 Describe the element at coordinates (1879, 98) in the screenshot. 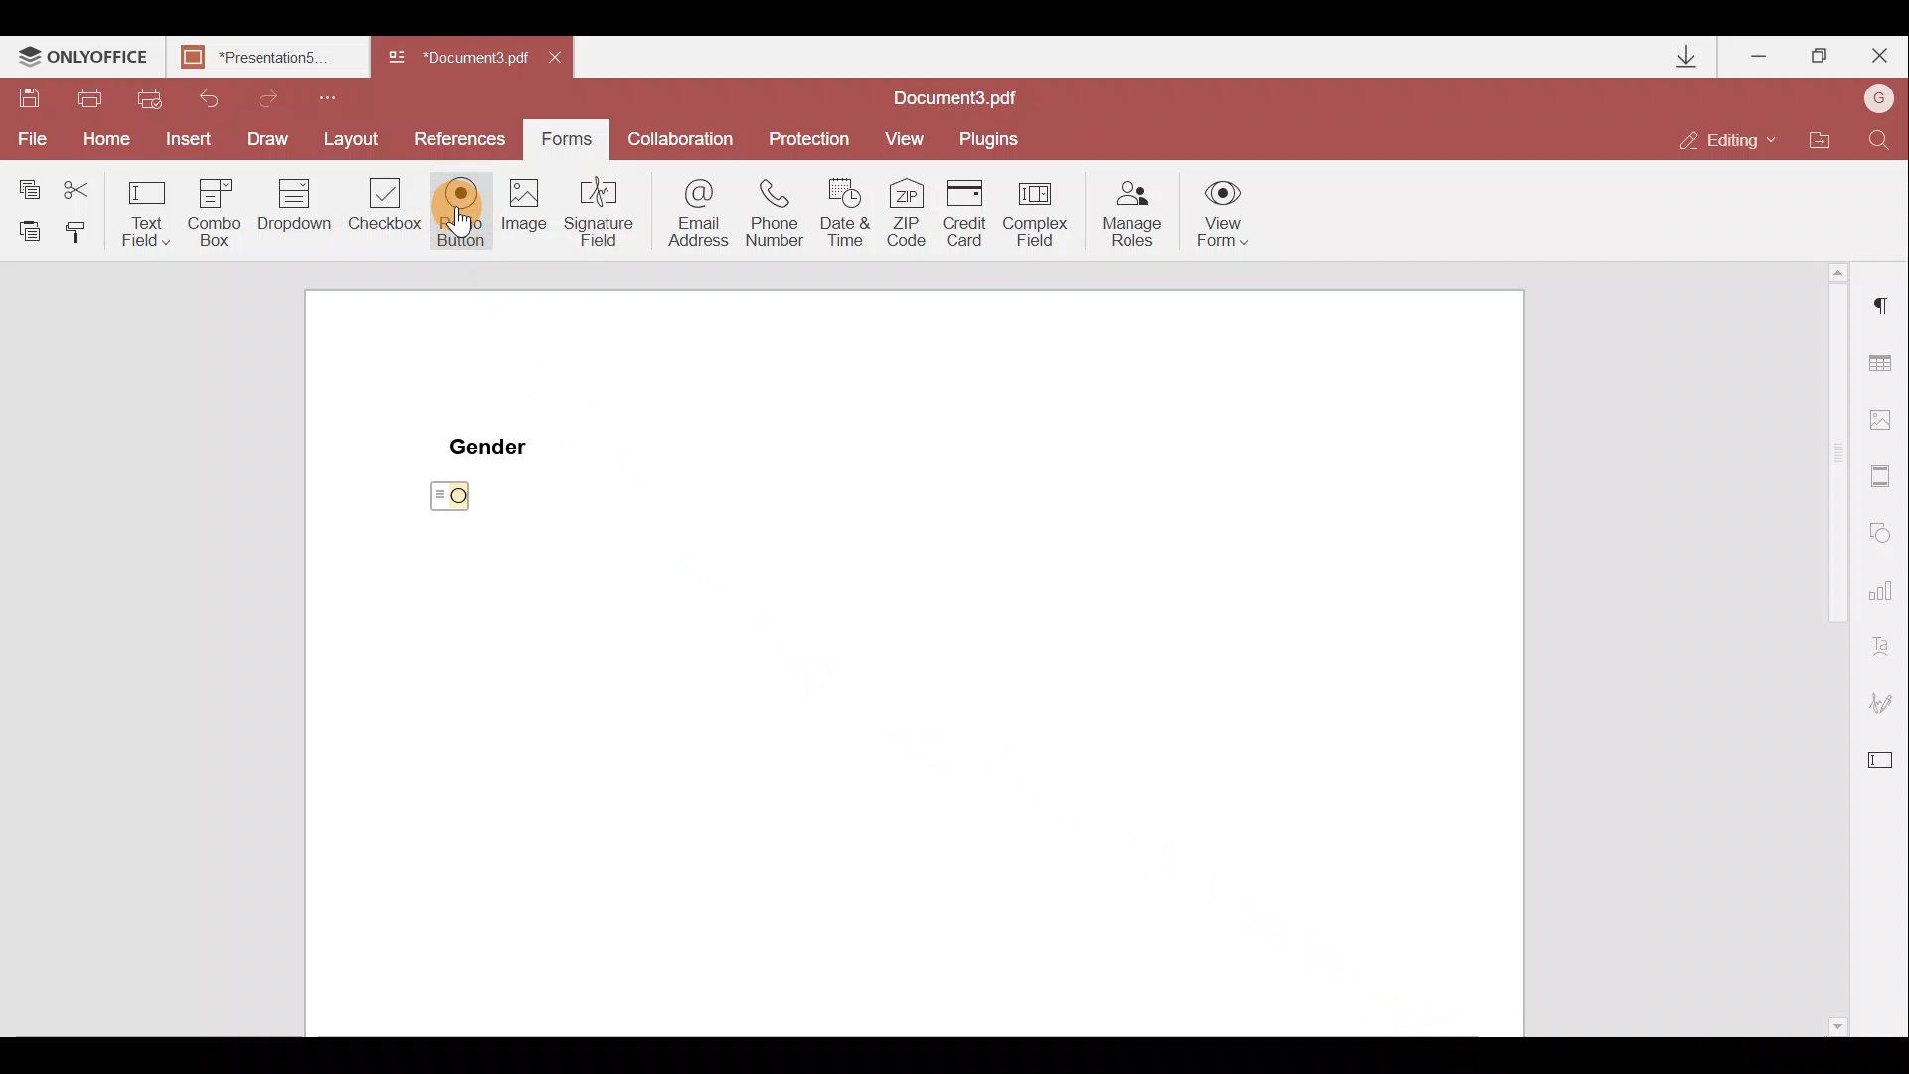

I see `Account name` at that location.